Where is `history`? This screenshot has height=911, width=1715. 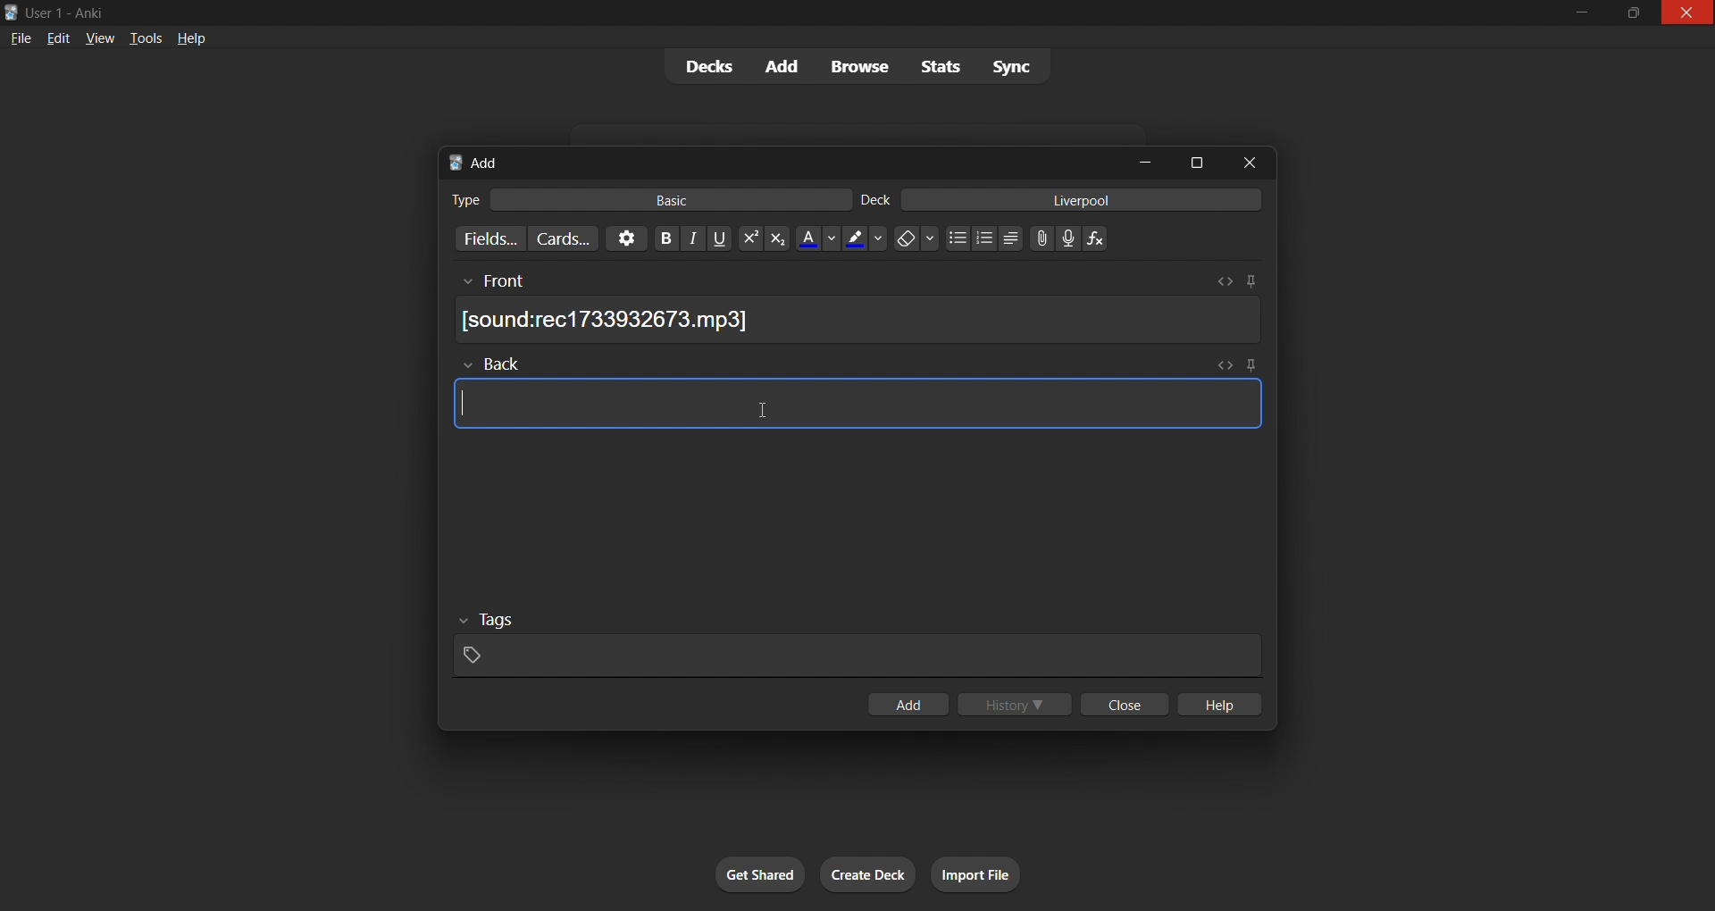
history is located at coordinates (1016, 706).